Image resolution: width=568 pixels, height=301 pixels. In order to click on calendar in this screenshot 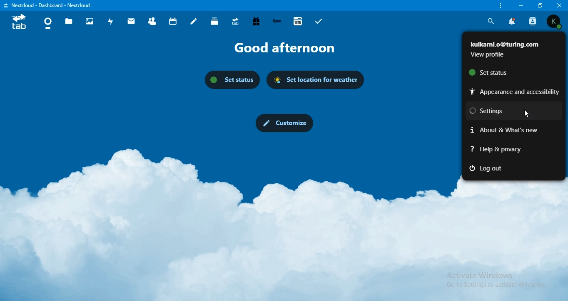, I will do `click(173, 21)`.